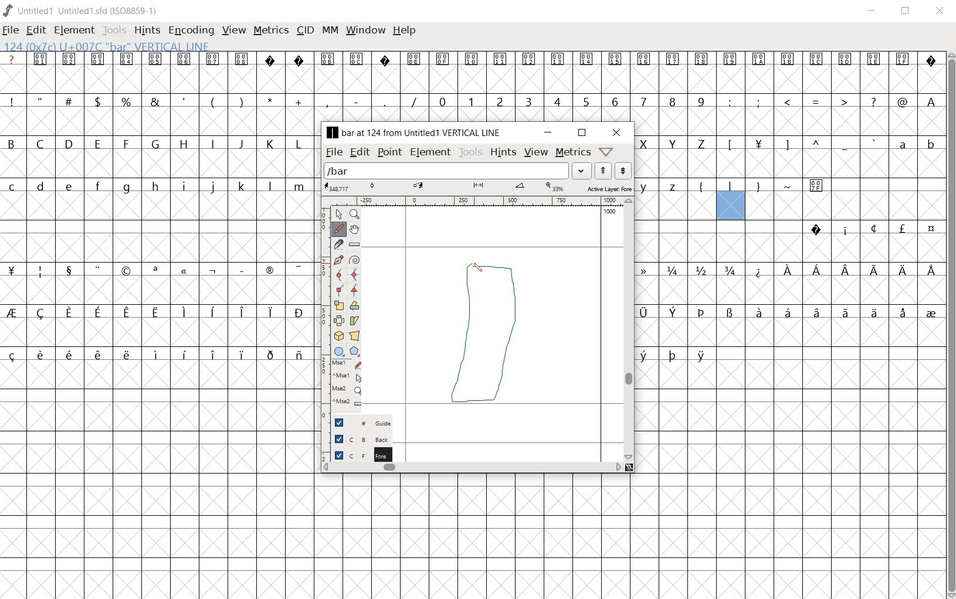  What do you see at coordinates (673, 355) in the screenshot?
I see `special letters` at bounding box center [673, 355].